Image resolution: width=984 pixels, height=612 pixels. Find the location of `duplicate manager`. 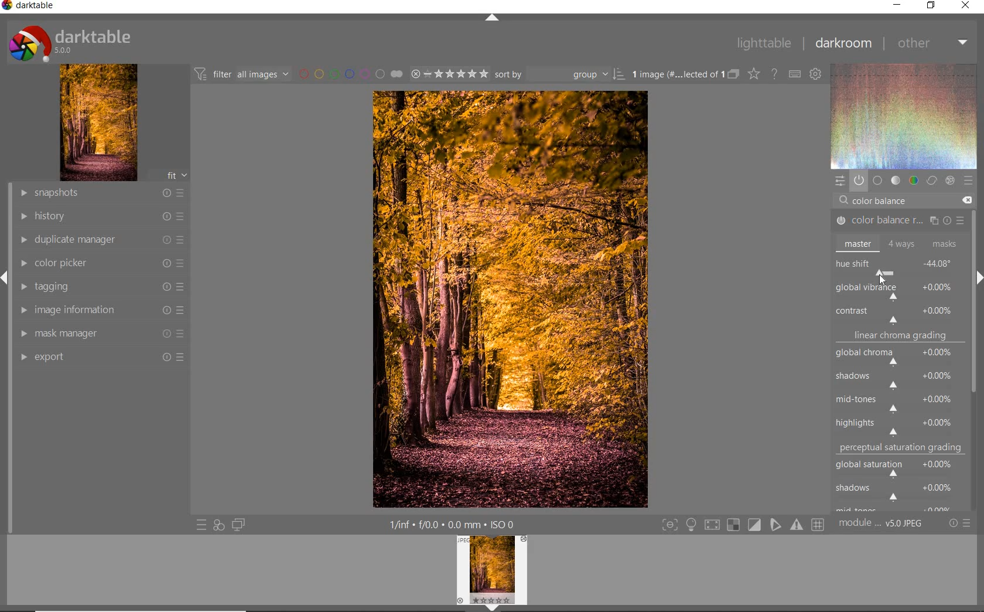

duplicate manager is located at coordinates (102, 240).